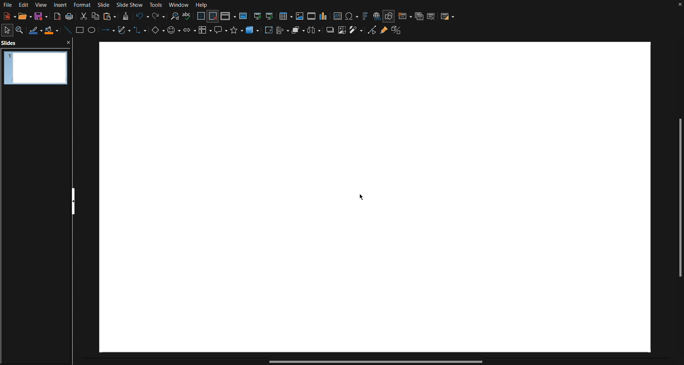  I want to click on Align Objects, so click(284, 32).